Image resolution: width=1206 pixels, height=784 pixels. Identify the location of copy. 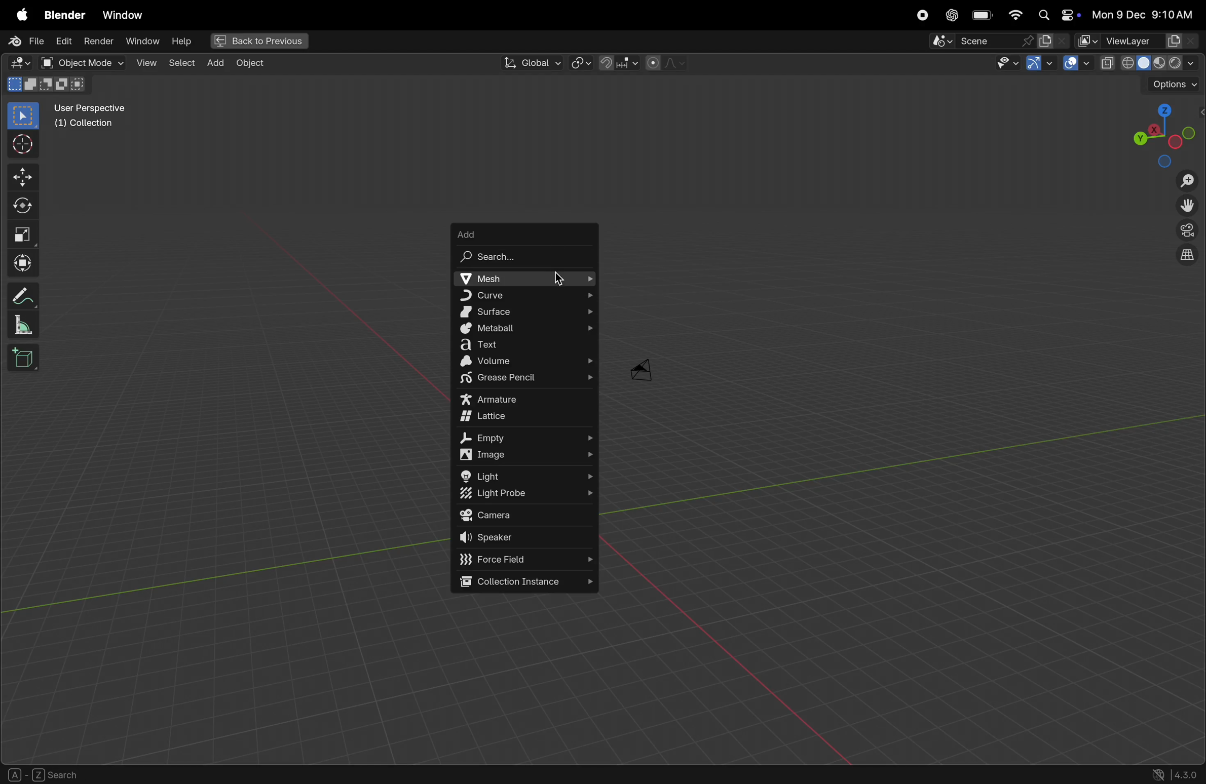
(1108, 63).